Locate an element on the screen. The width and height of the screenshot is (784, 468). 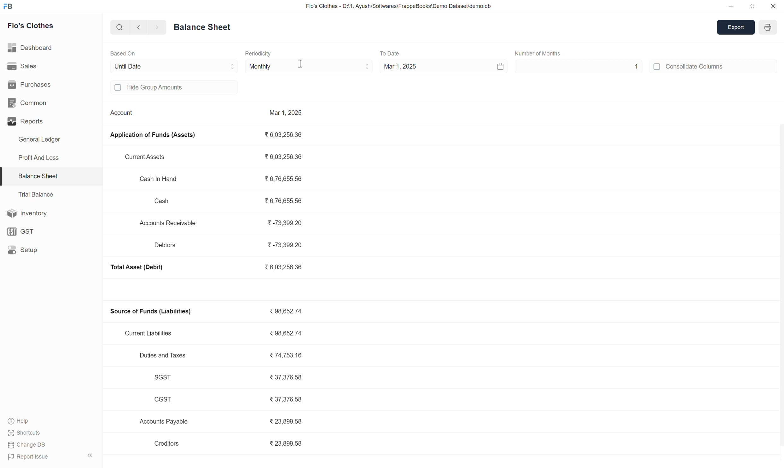
backward is located at coordinates (137, 27).